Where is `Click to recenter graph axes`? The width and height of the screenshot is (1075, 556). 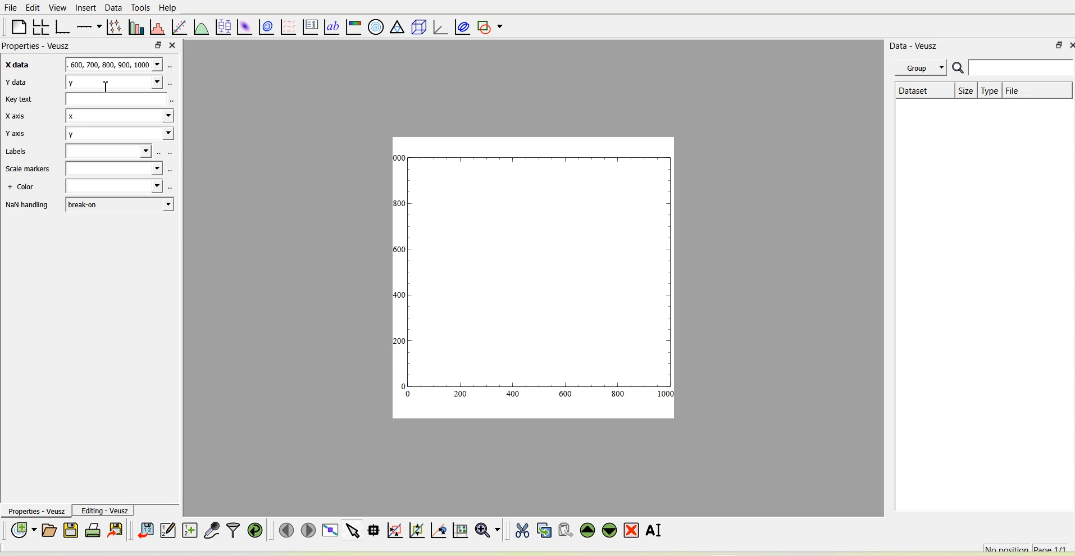
Click to recenter graph axes is located at coordinates (438, 530).